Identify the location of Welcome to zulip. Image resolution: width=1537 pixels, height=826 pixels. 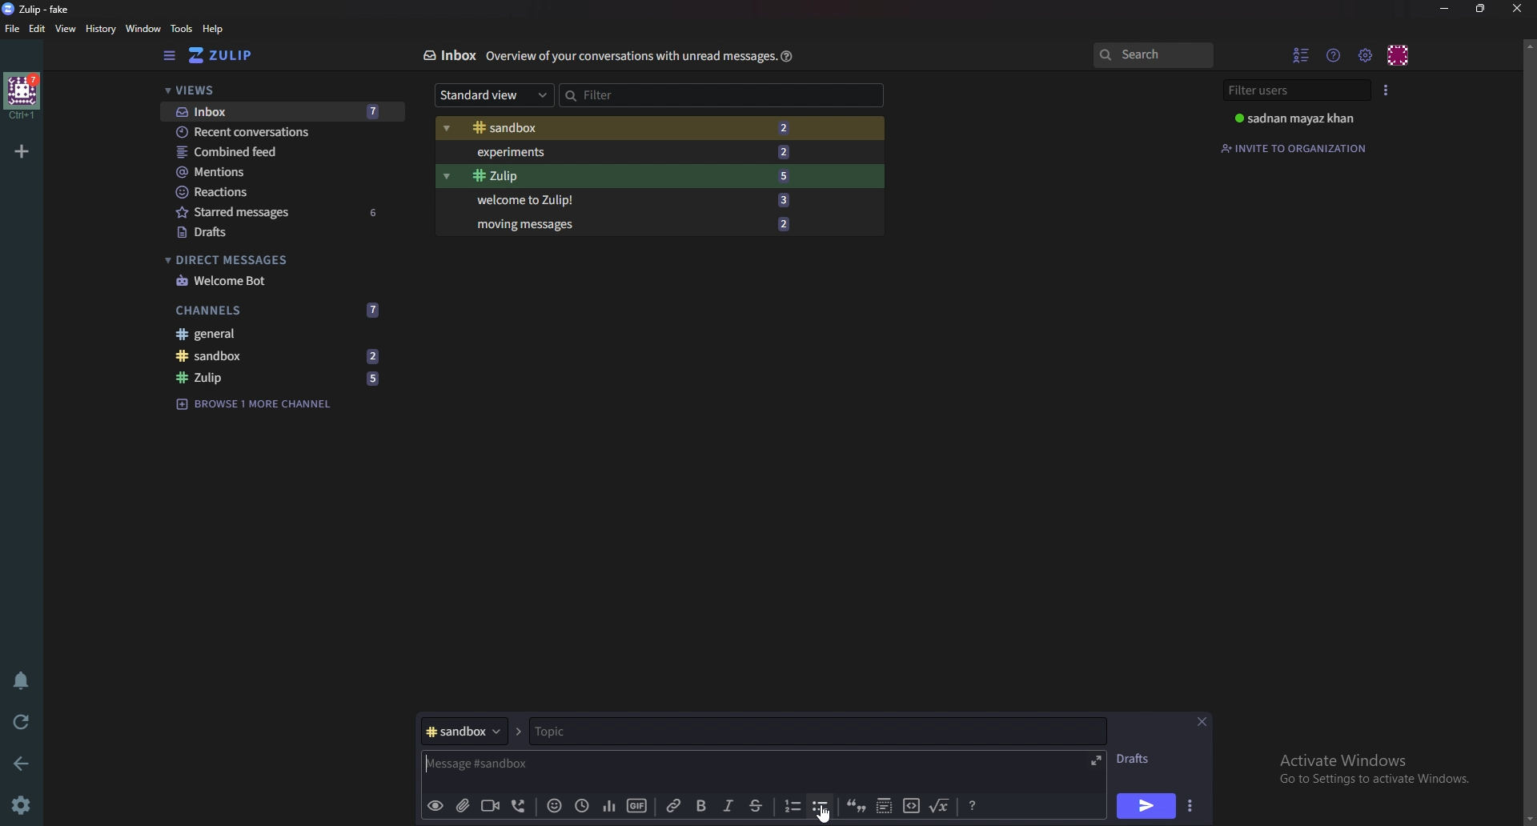
(628, 198).